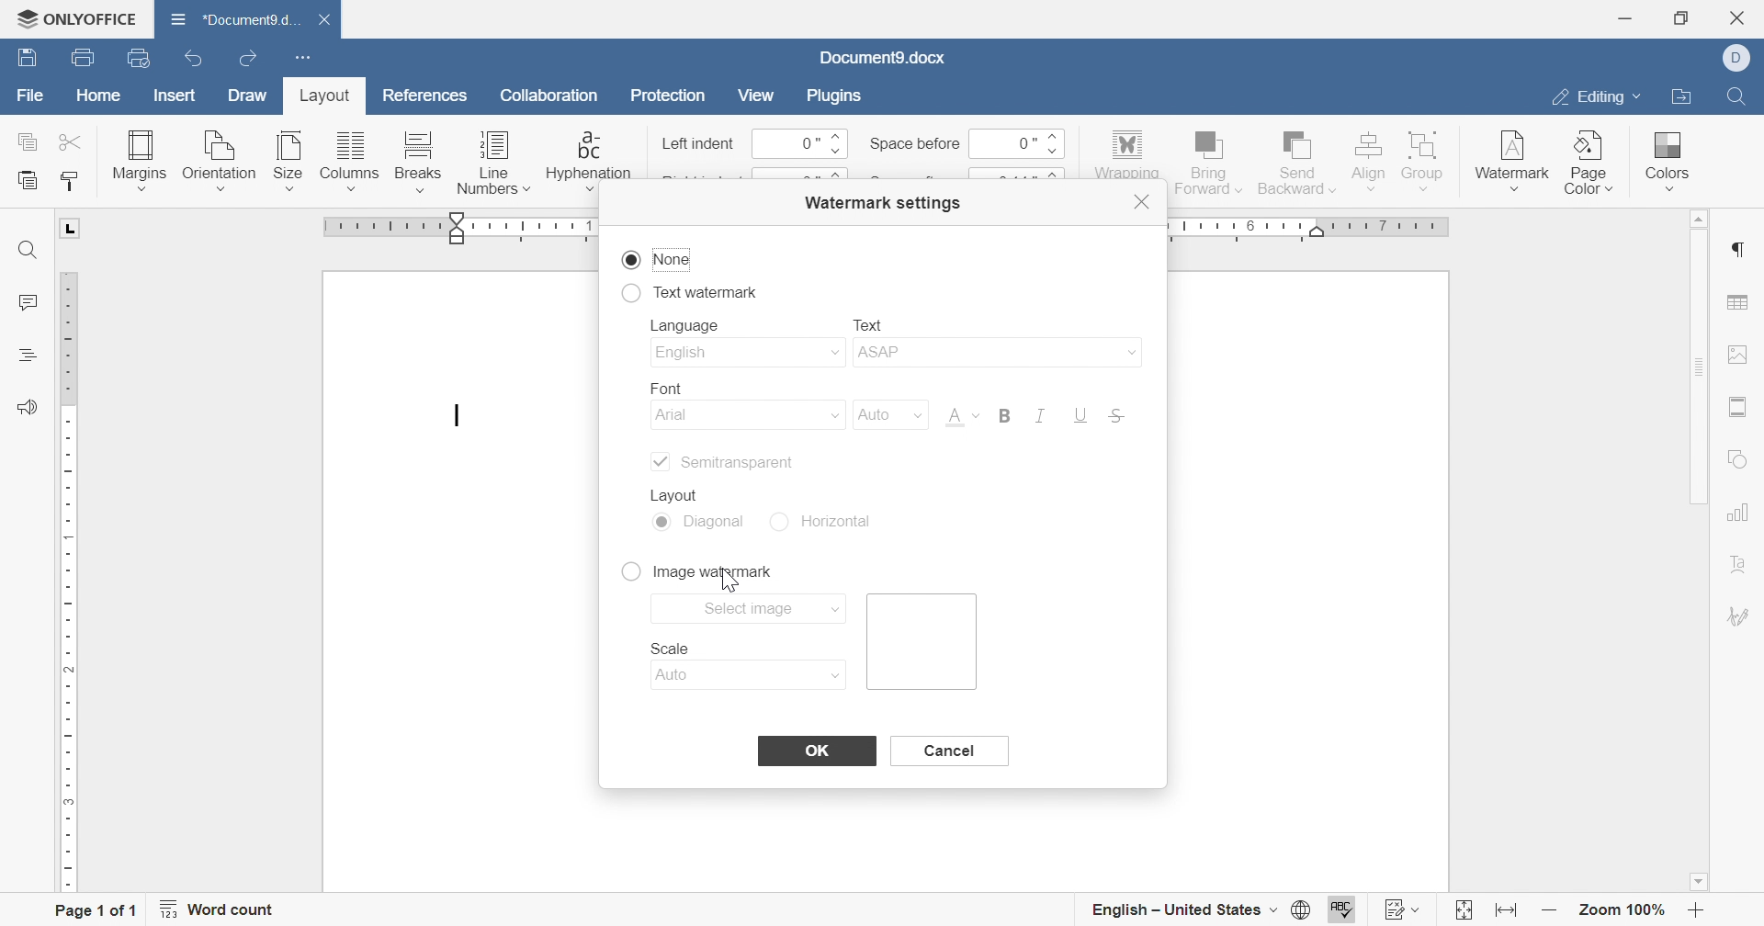 The image size is (1764, 926). What do you see at coordinates (749, 417) in the screenshot?
I see `arial` at bounding box center [749, 417].